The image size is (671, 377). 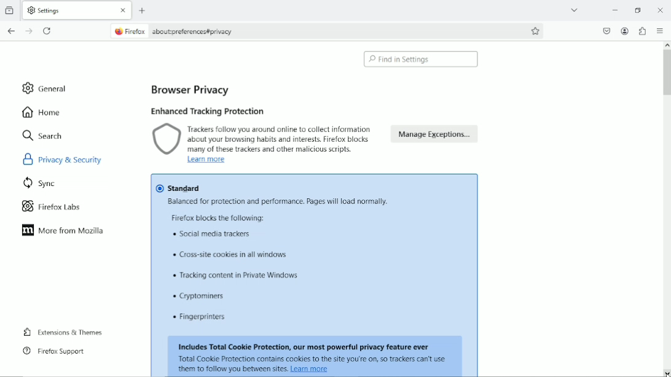 What do you see at coordinates (159, 189) in the screenshot?
I see `checkbox` at bounding box center [159, 189].